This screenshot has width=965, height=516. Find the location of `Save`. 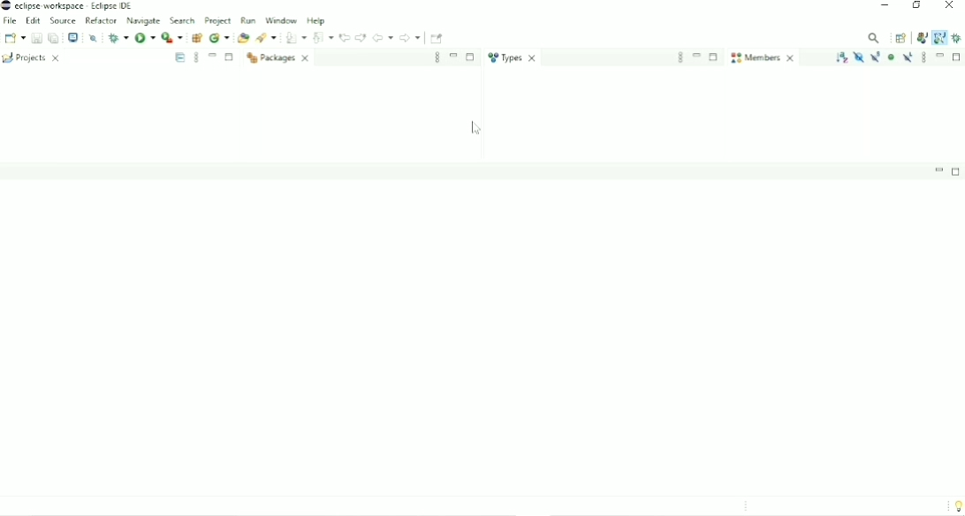

Save is located at coordinates (35, 38).